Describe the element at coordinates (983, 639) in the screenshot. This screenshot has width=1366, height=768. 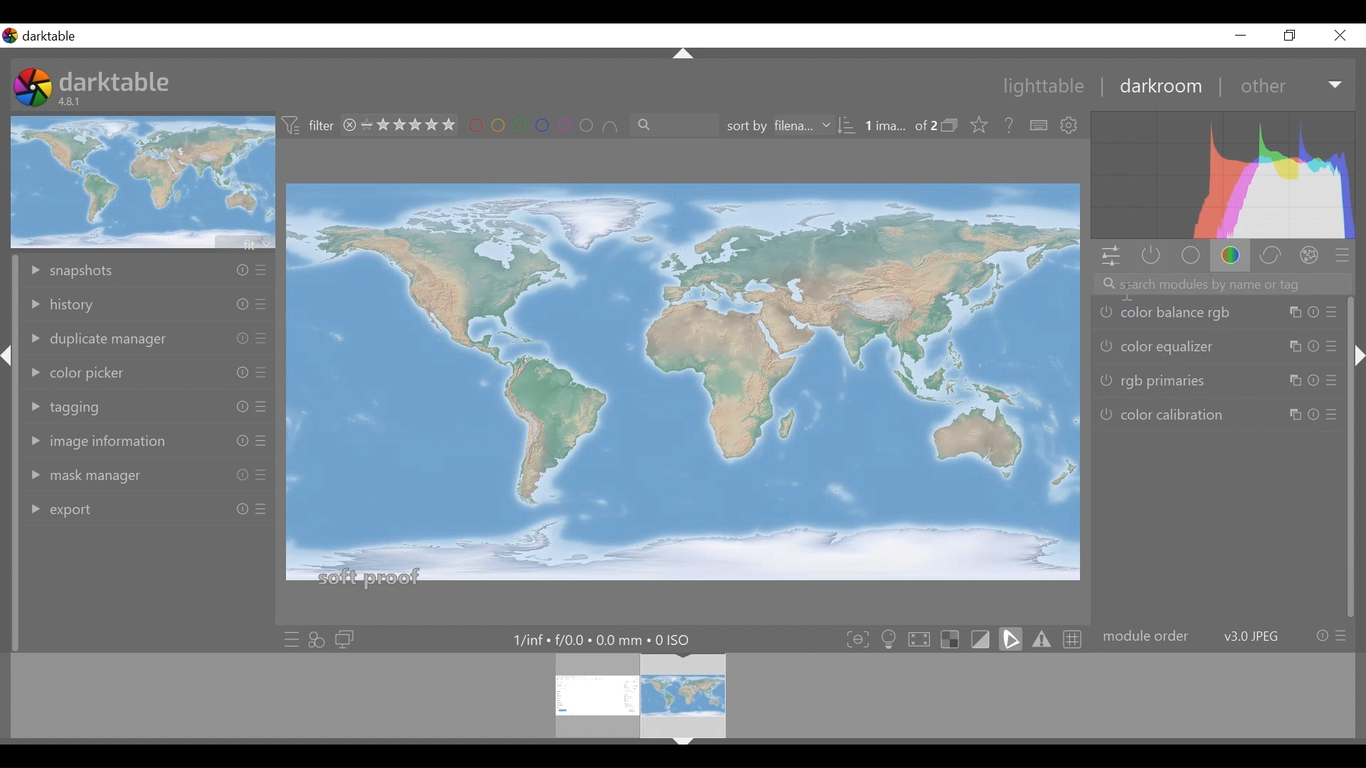
I see `toggle clipping indication` at that location.